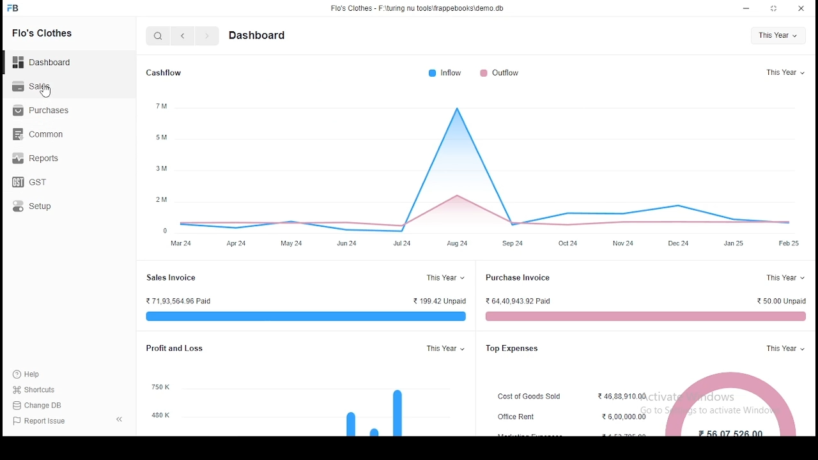 The height and width of the screenshot is (460, 818). I want to click on This Year, so click(783, 349).